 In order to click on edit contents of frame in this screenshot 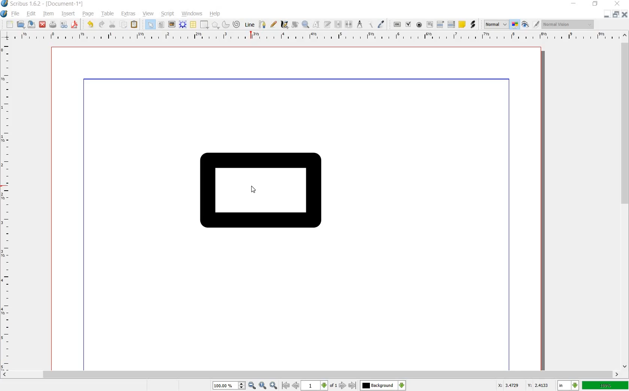, I will do `click(316, 25)`.